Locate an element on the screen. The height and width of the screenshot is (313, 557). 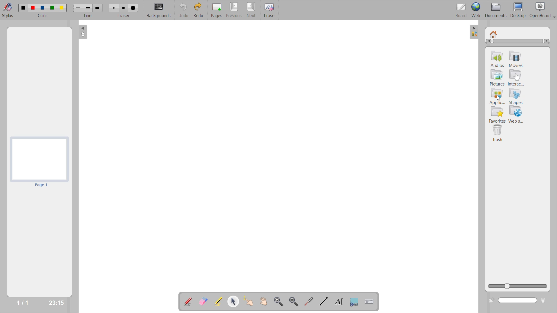
root is located at coordinates (494, 34).